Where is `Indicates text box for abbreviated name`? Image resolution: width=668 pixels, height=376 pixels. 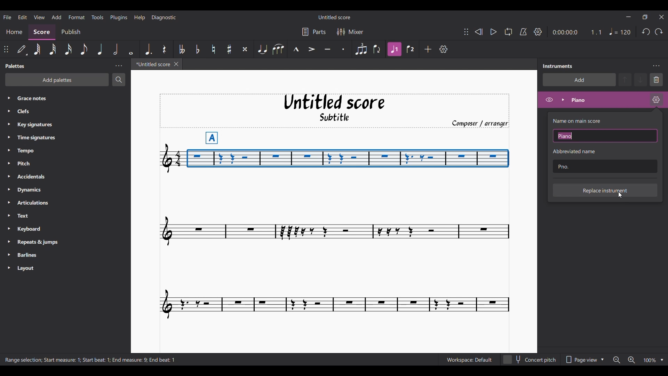 Indicates text box for abbreviated name is located at coordinates (574, 151).